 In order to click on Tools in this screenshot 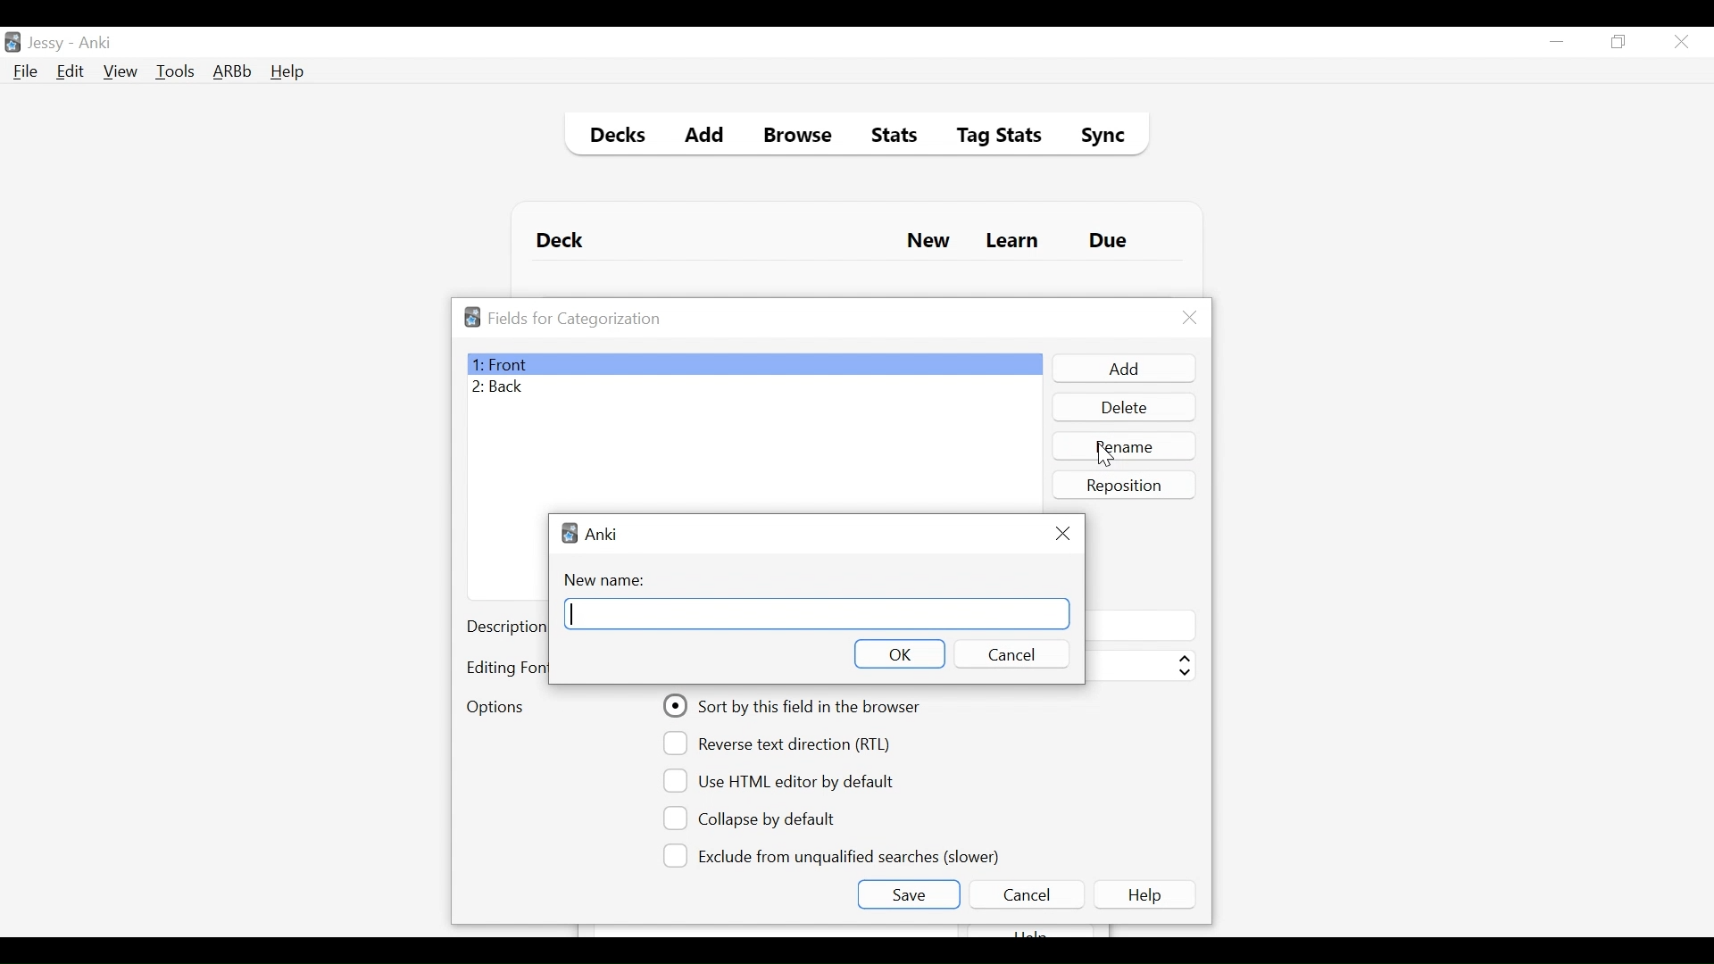, I will do `click(175, 71)`.